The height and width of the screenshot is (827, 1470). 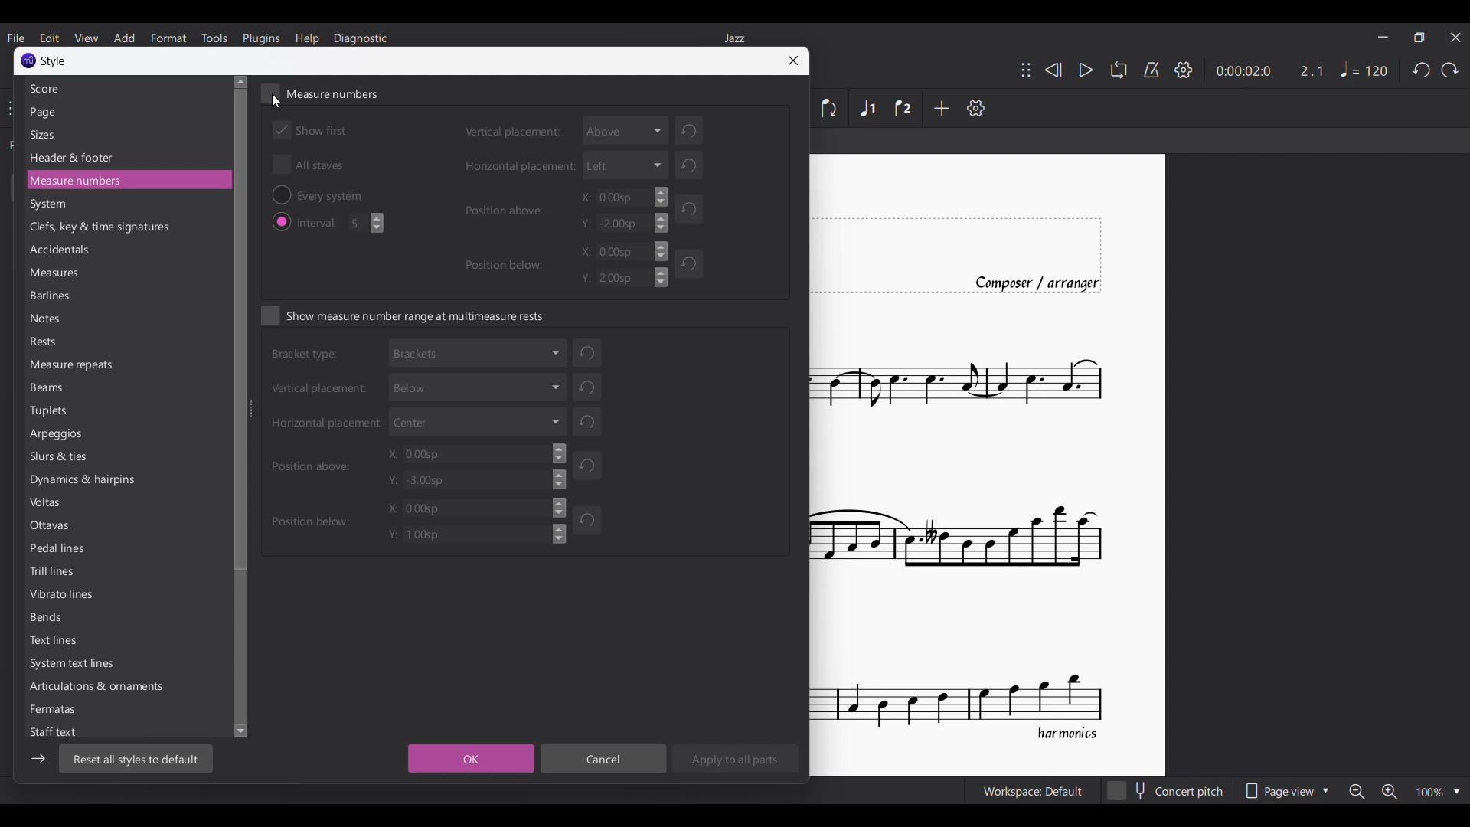 What do you see at coordinates (319, 93) in the screenshot?
I see `Toggle measure numbers` at bounding box center [319, 93].